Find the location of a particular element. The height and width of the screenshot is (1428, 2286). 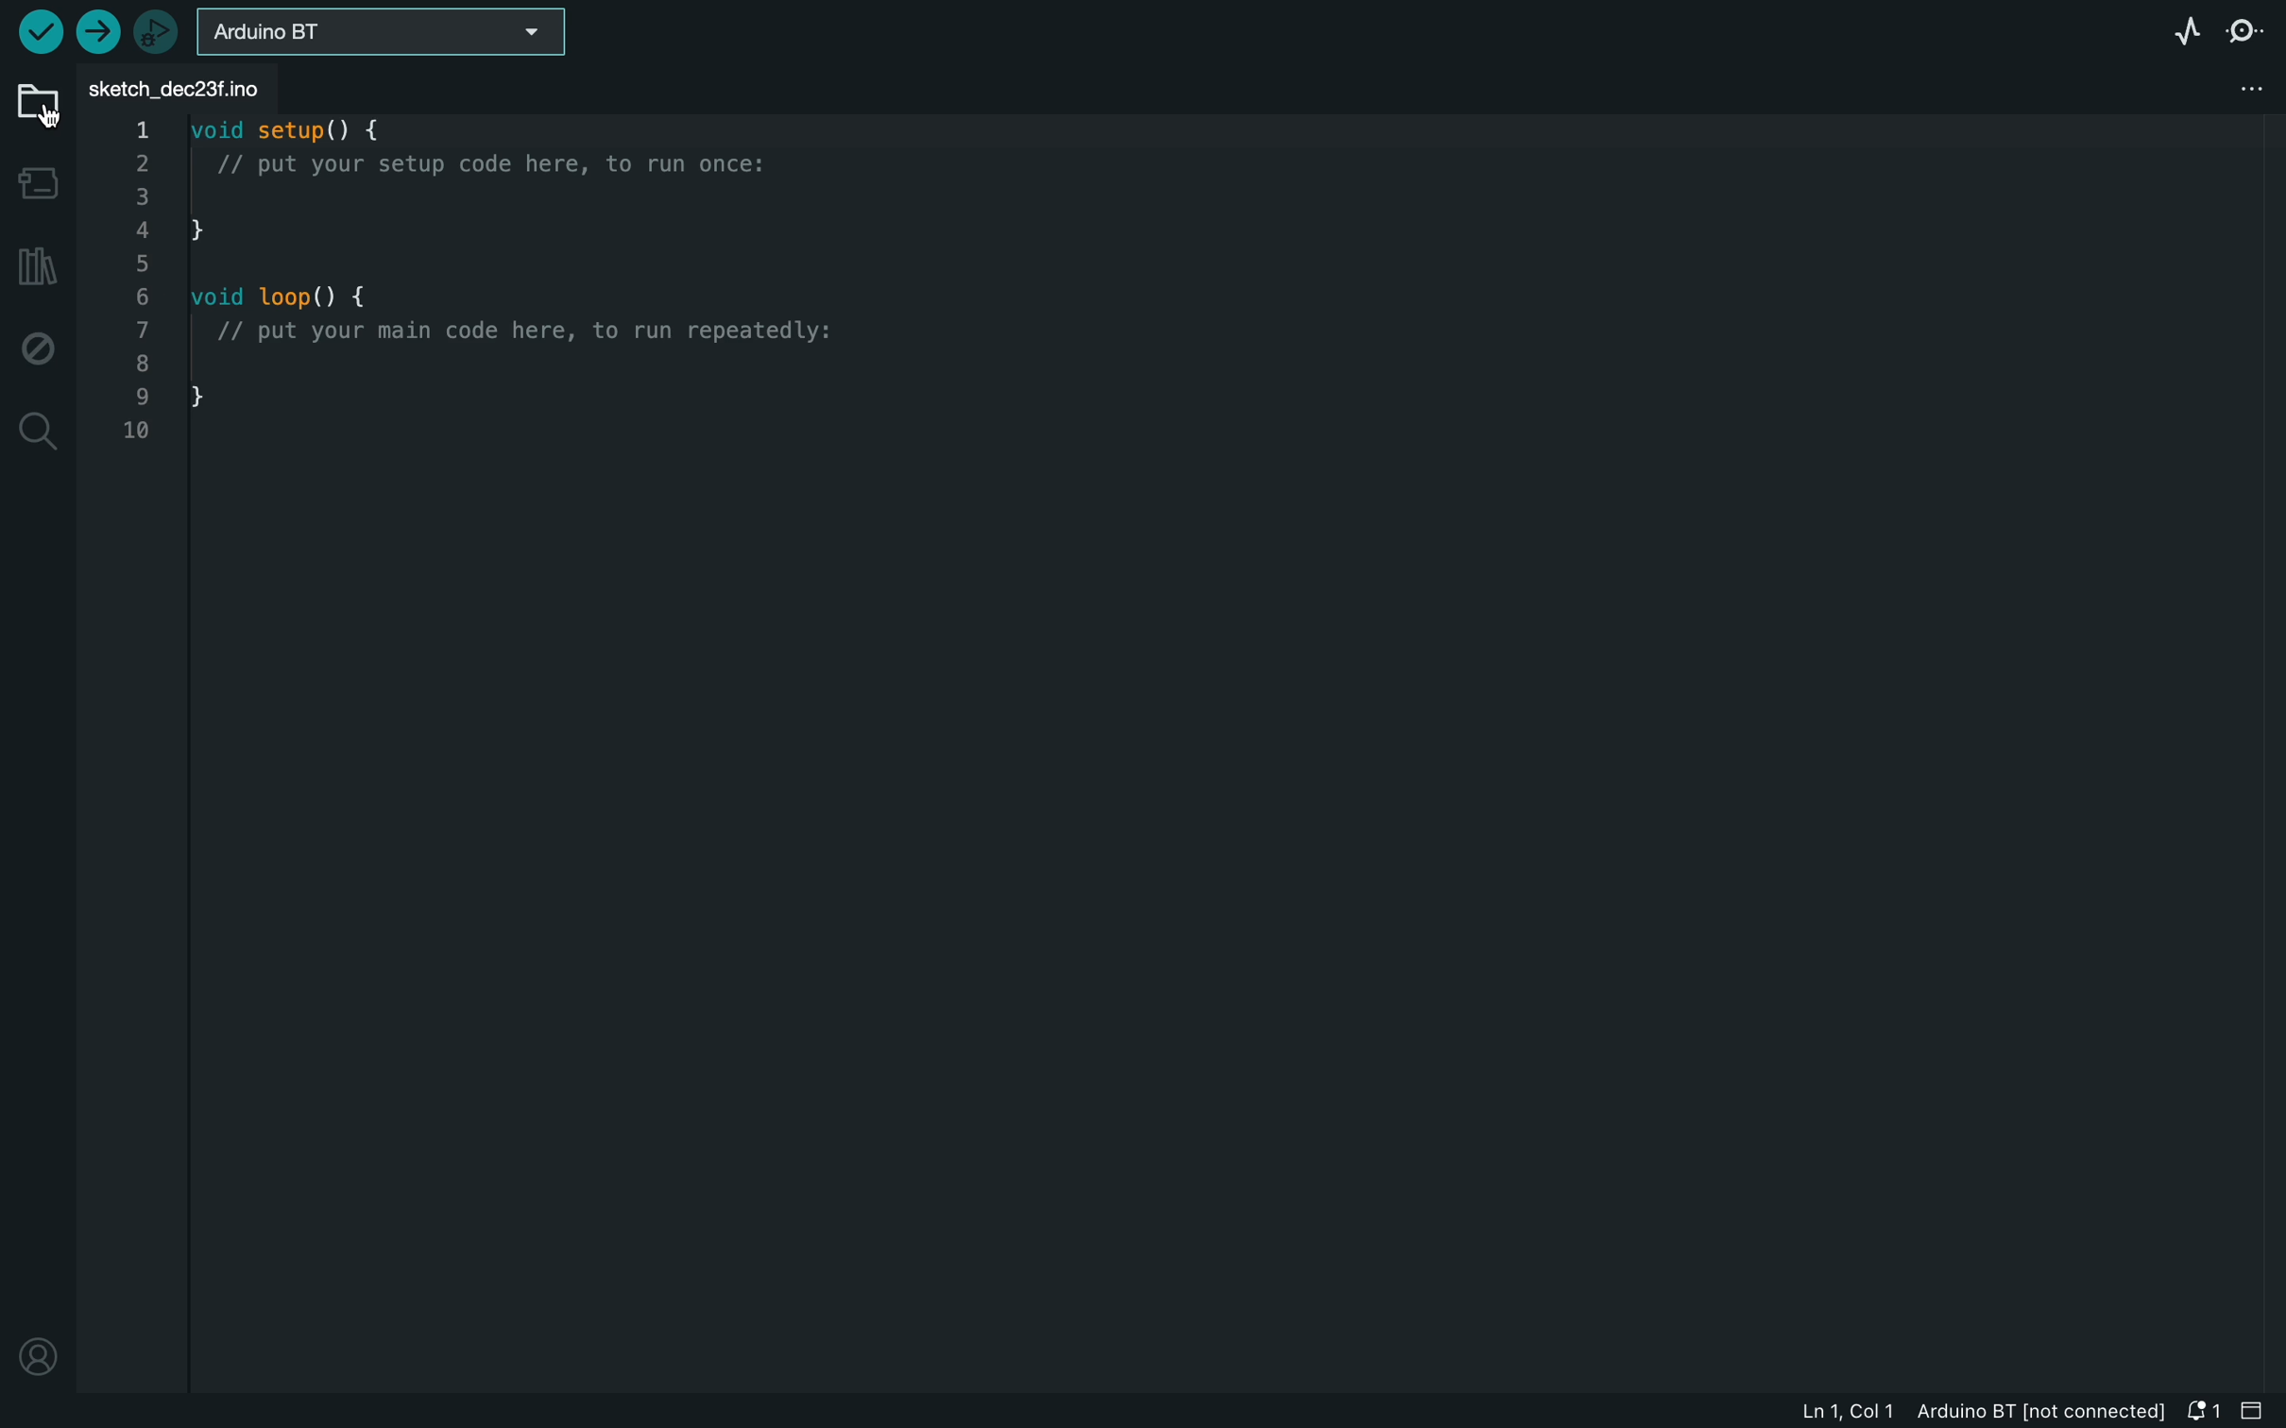

folder is located at coordinates (35, 107).